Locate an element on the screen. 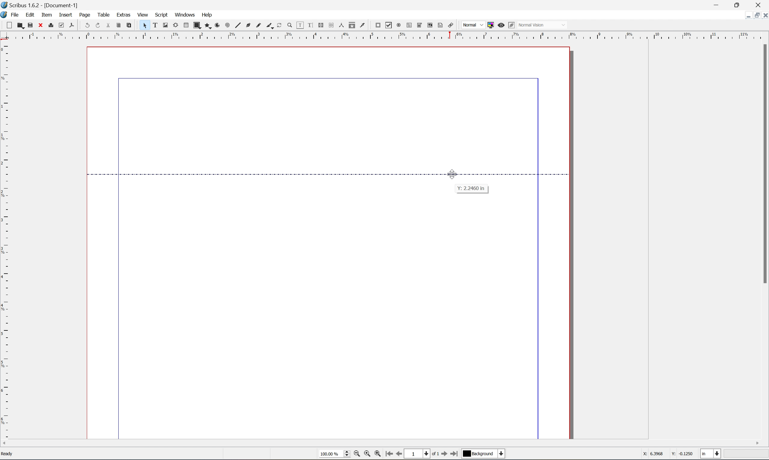  link text frames is located at coordinates (321, 26).